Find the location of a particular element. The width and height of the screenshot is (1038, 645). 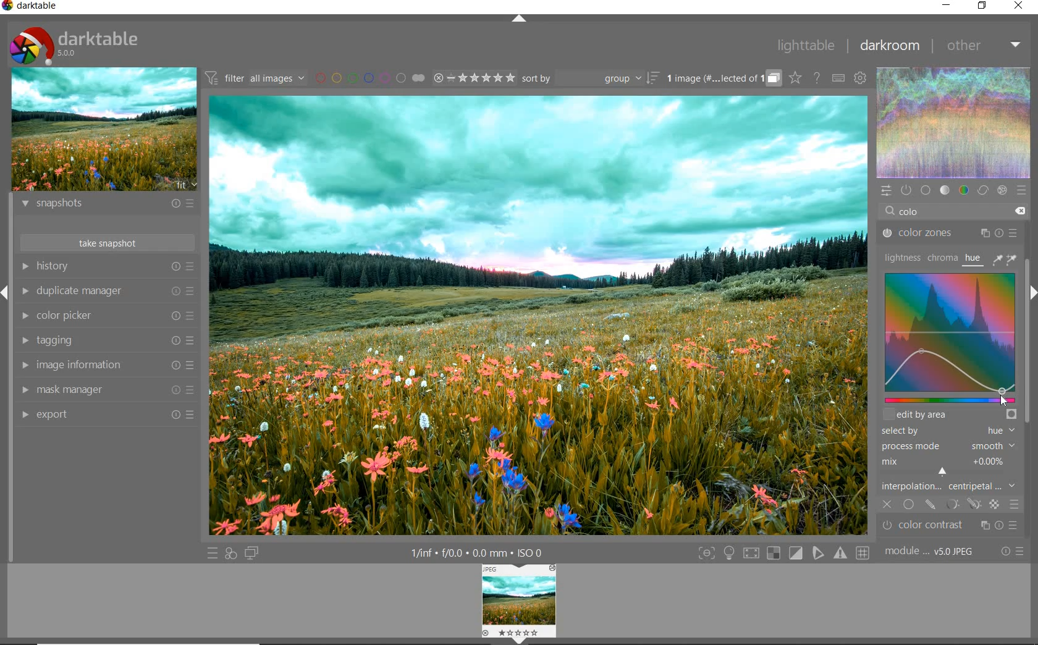

color picker is located at coordinates (107, 315).